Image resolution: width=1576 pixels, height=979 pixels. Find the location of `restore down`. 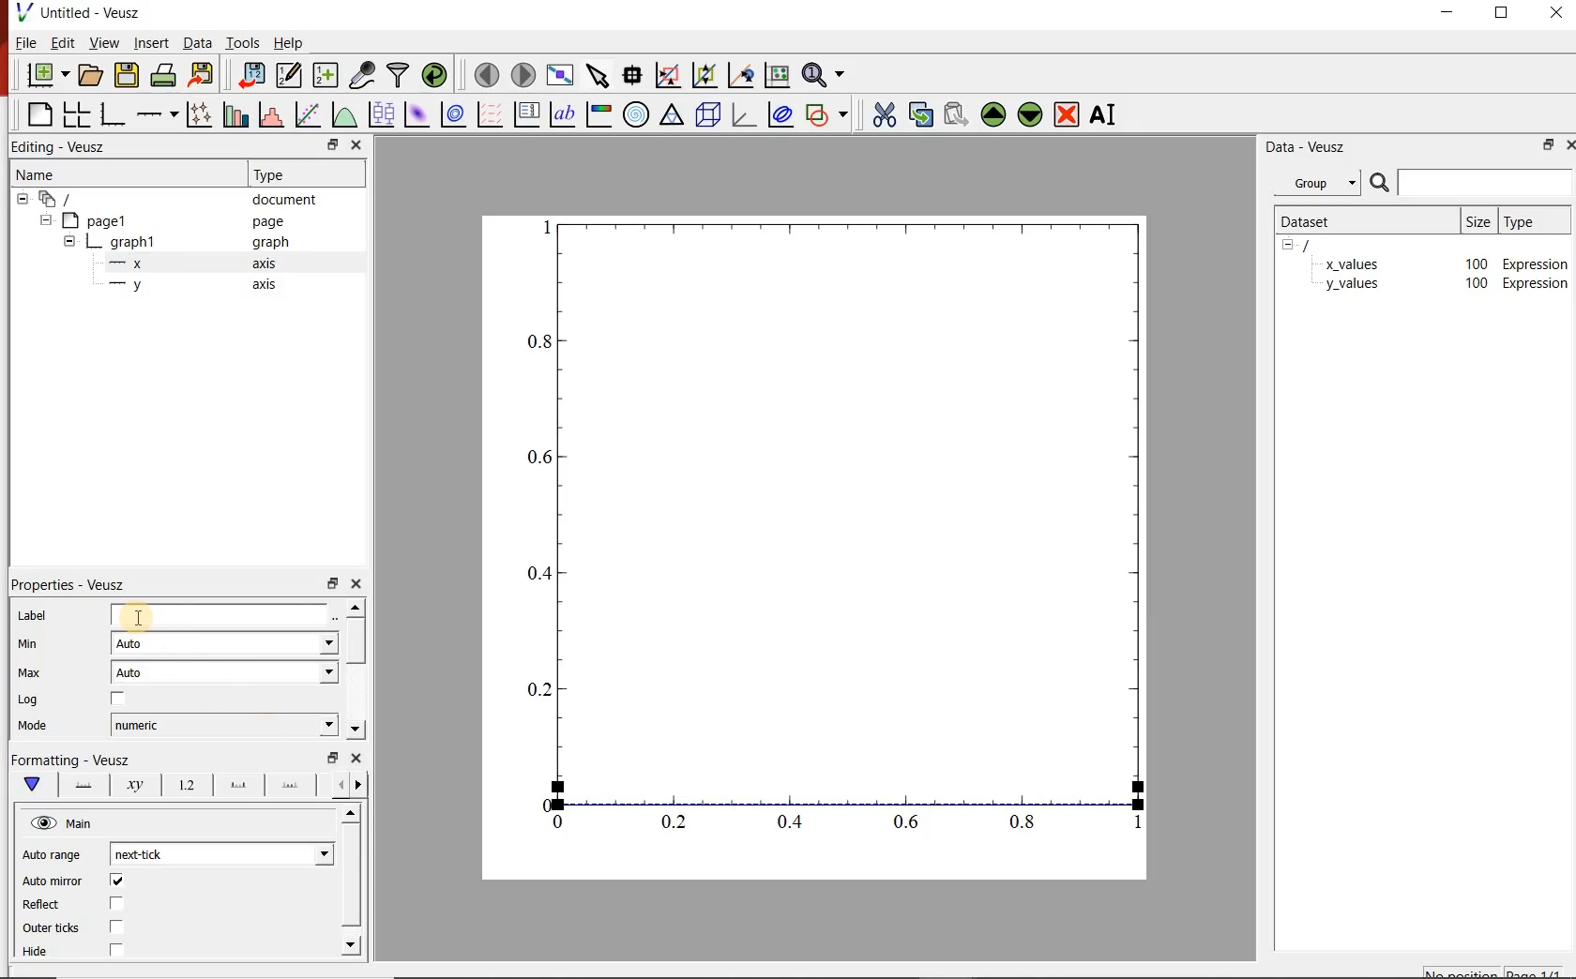

restore down is located at coordinates (1544, 144).